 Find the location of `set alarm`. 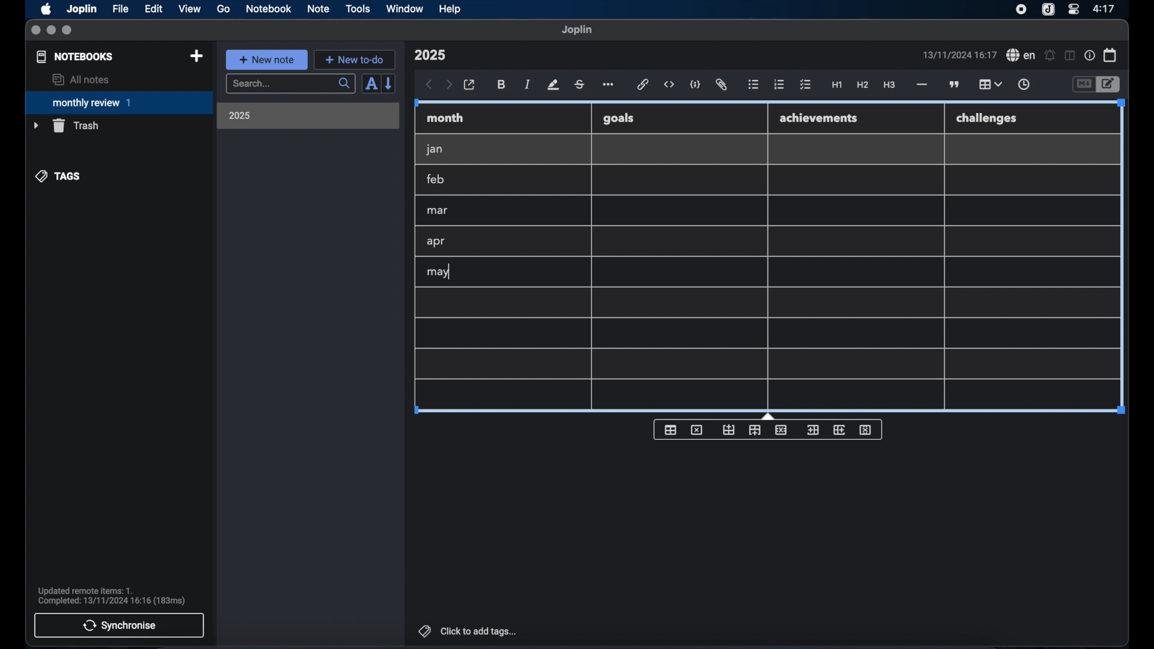

set alarm is located at coordinates (1050, 56).